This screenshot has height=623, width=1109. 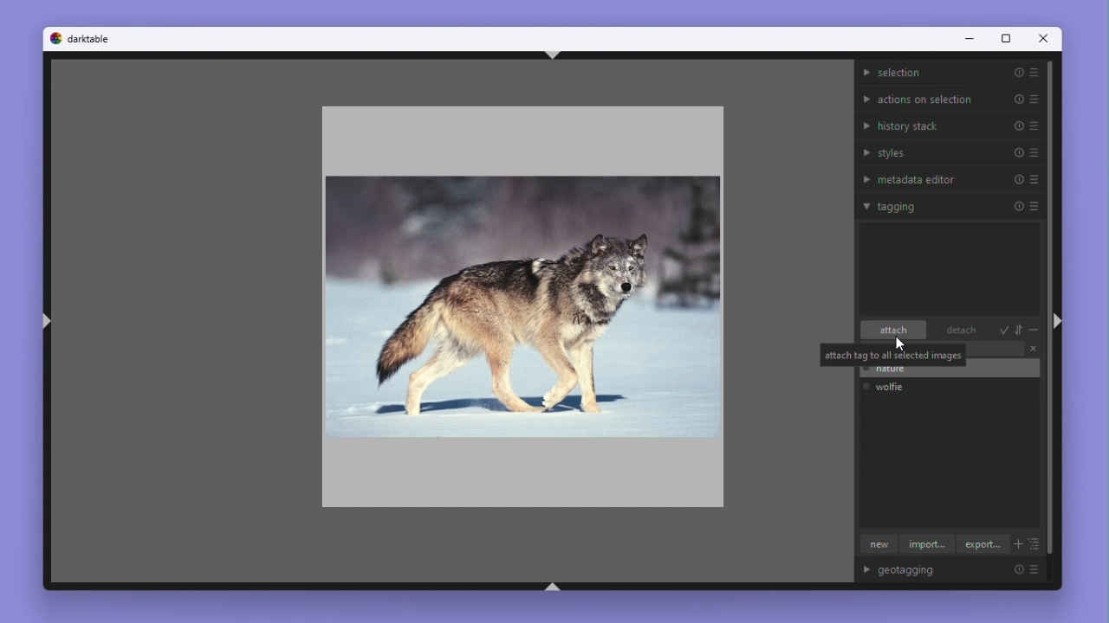 I want to click on save, so click(x=1004, y=331).